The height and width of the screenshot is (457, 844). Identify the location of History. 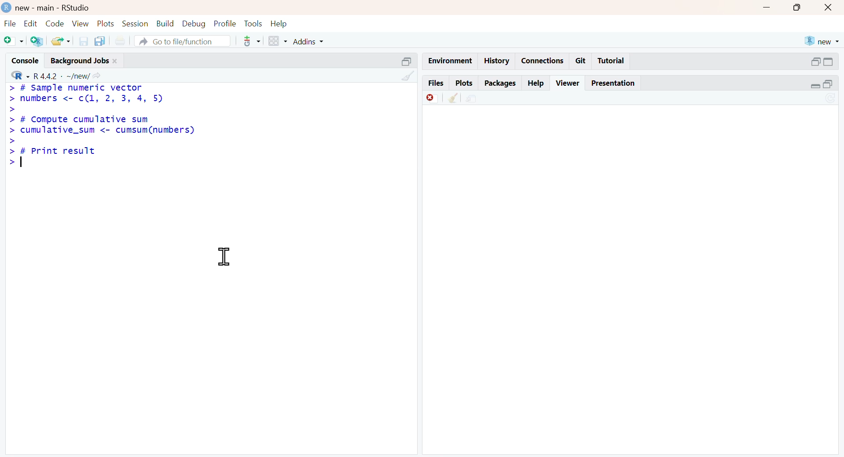
(497, 61).